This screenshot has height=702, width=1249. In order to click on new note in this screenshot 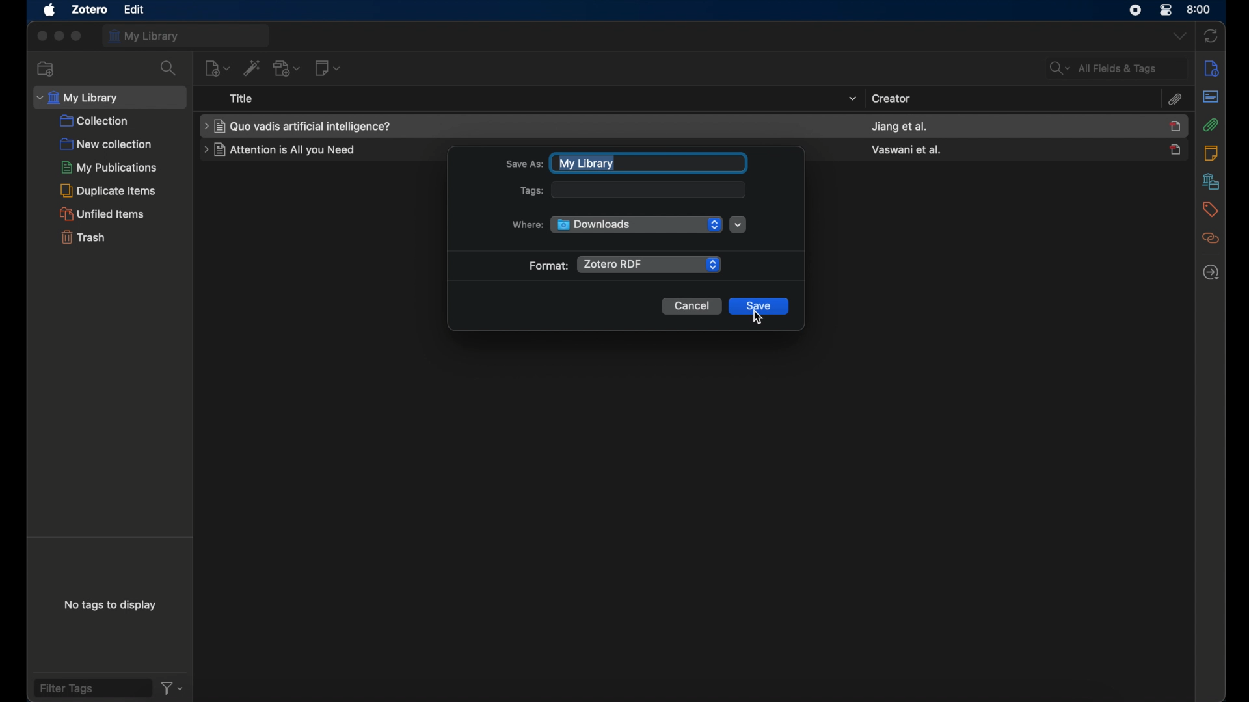, I will do `click(327, 68)`.